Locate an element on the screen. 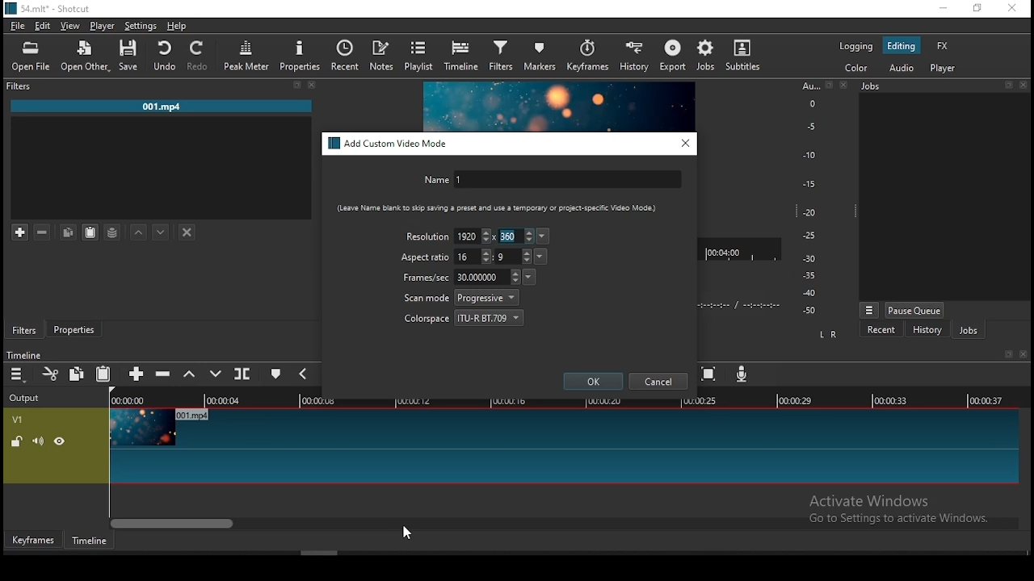 This screenshot has width=1034, height=581. restore is located at coordinates (976, 9).